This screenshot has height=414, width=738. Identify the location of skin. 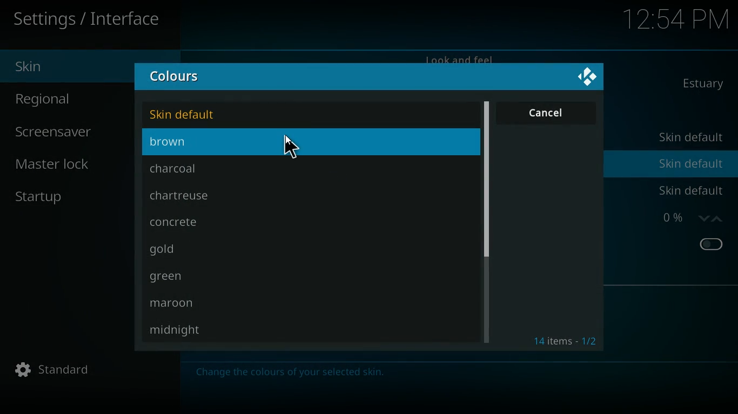
(71, 65).